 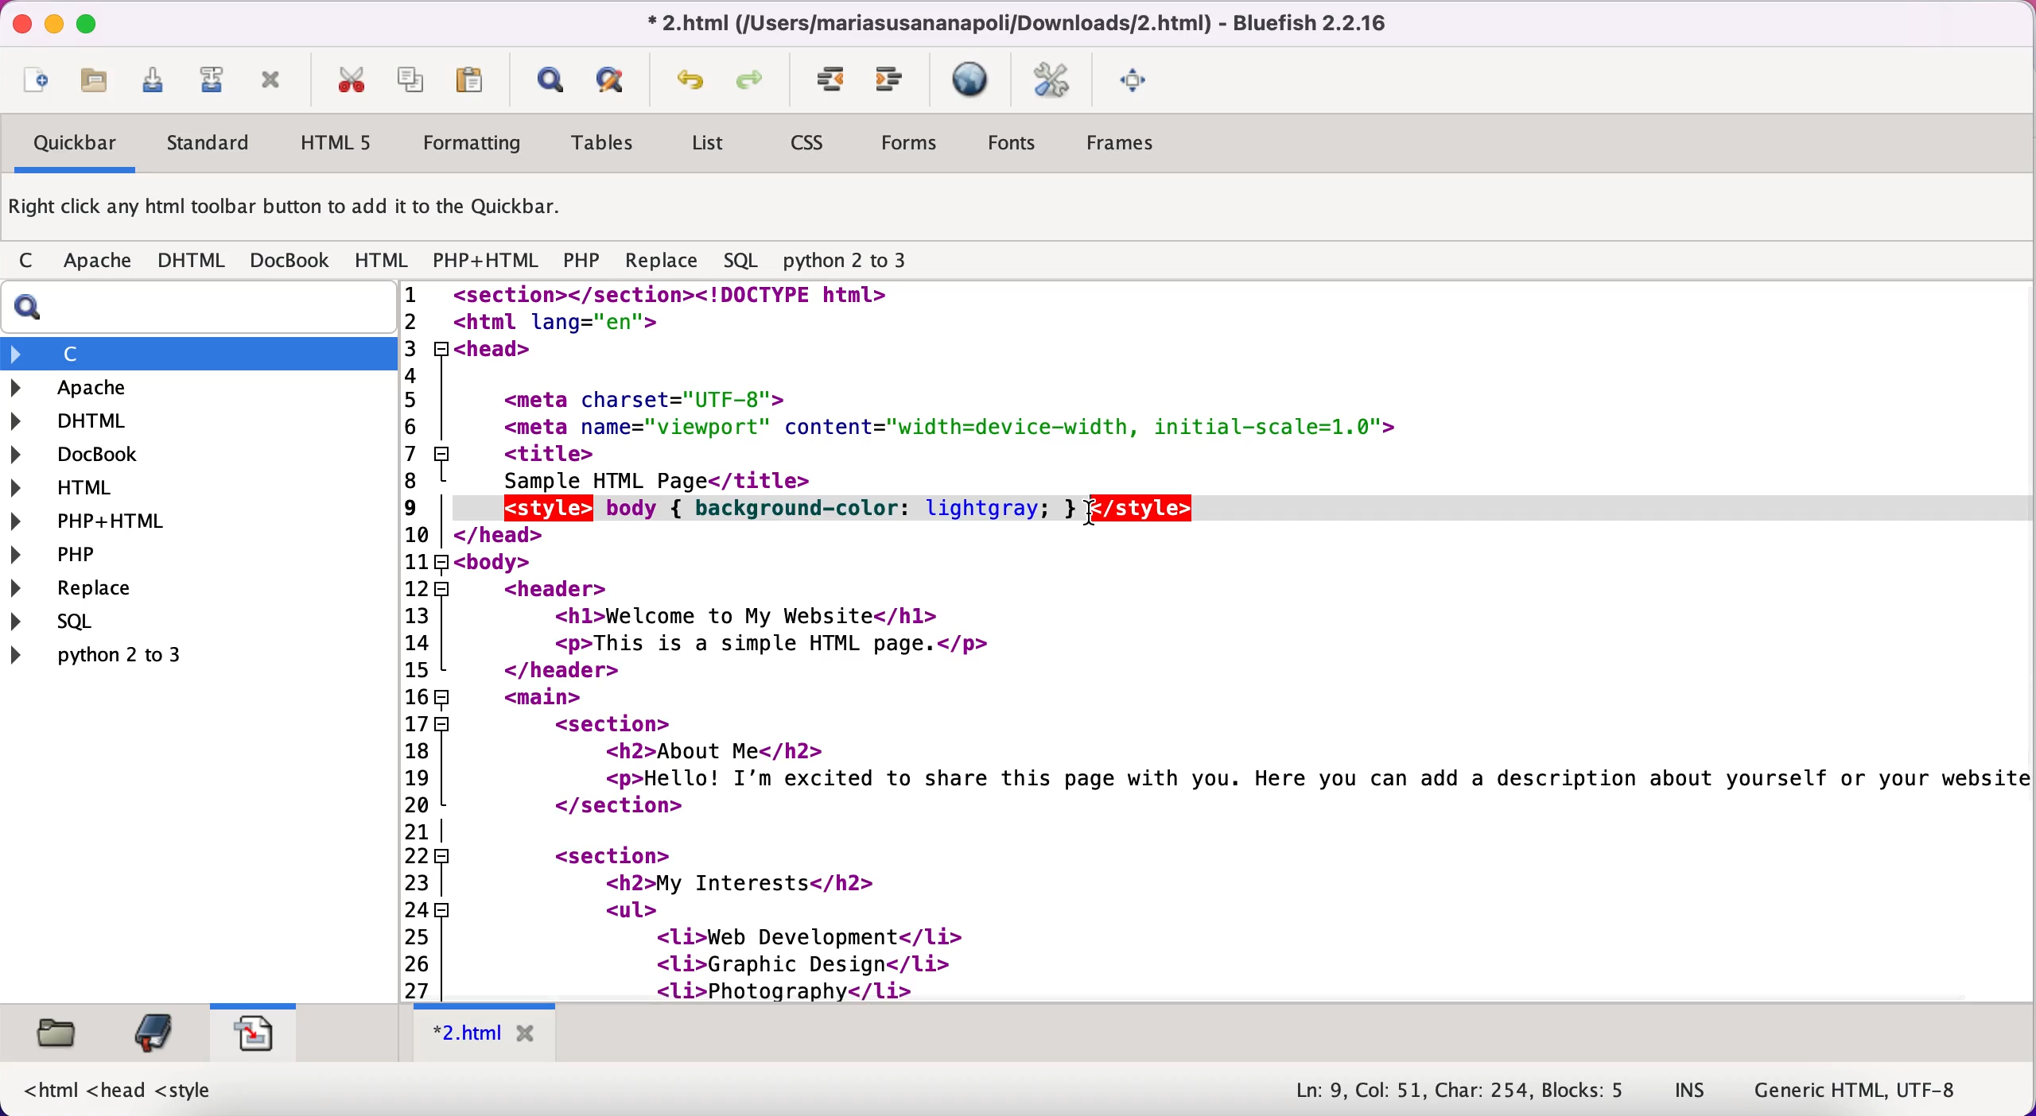 What do you see at coordinates (609, 144) in the screenshot?
I see `tables` at bounding box center [609, 144].